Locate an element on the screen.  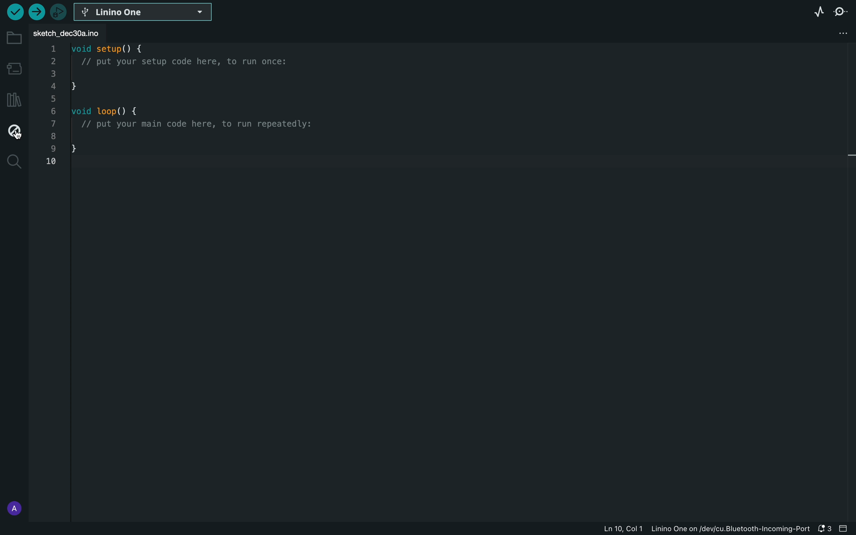
serial monitor is located at coordinates (841, 11).